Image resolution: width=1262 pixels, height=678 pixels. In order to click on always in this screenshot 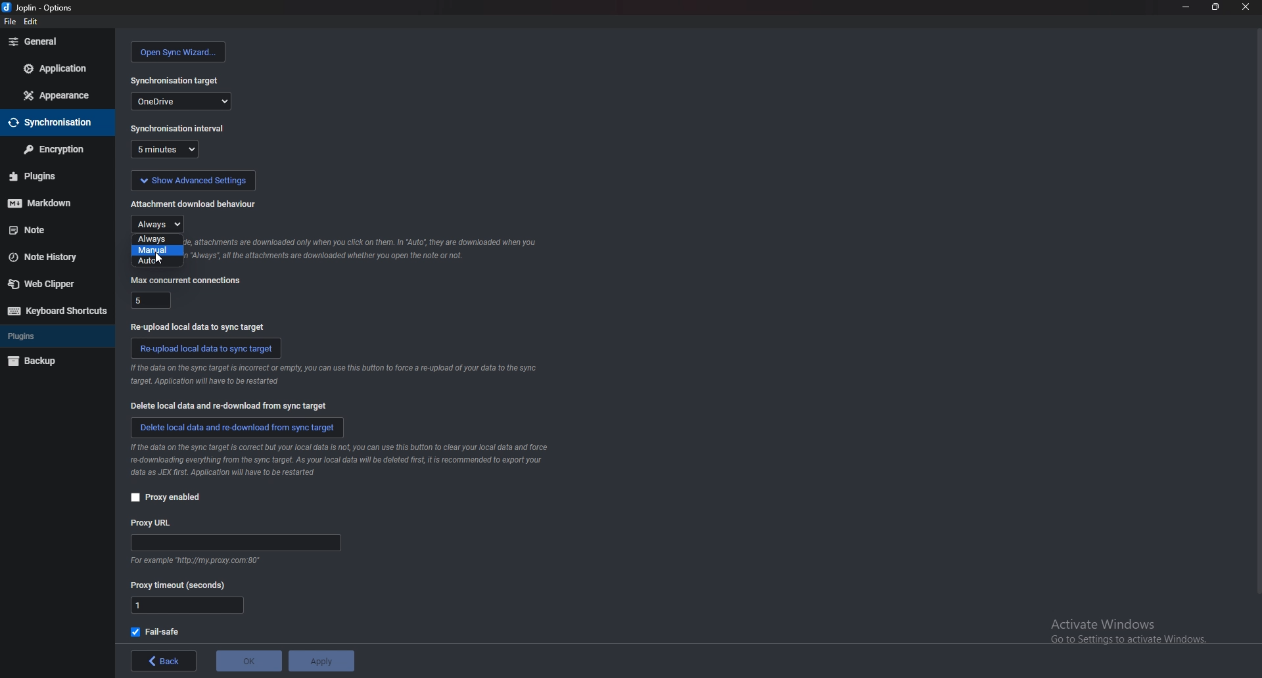, I will do `click(158, 240)`.